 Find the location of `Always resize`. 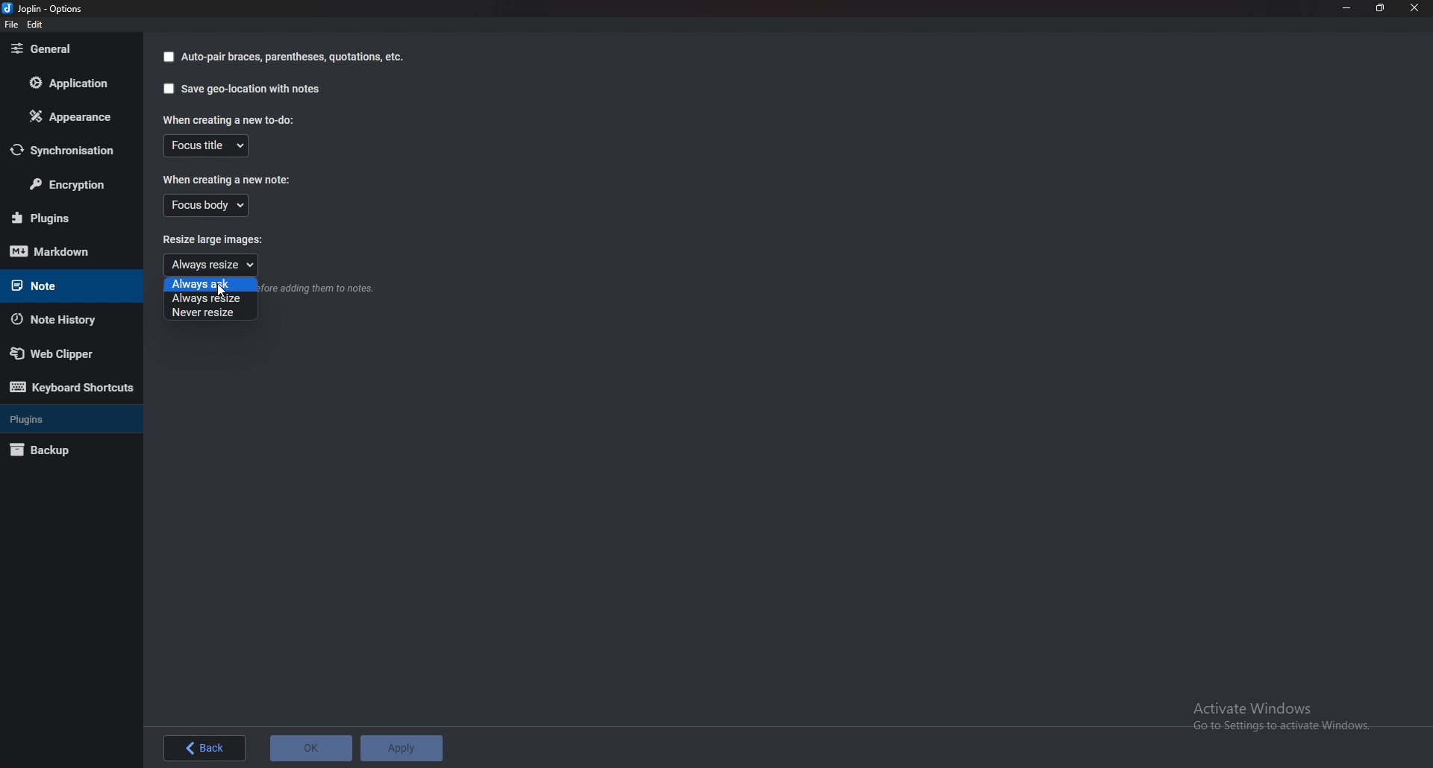

Always resize is located at coordinates (210, 299).